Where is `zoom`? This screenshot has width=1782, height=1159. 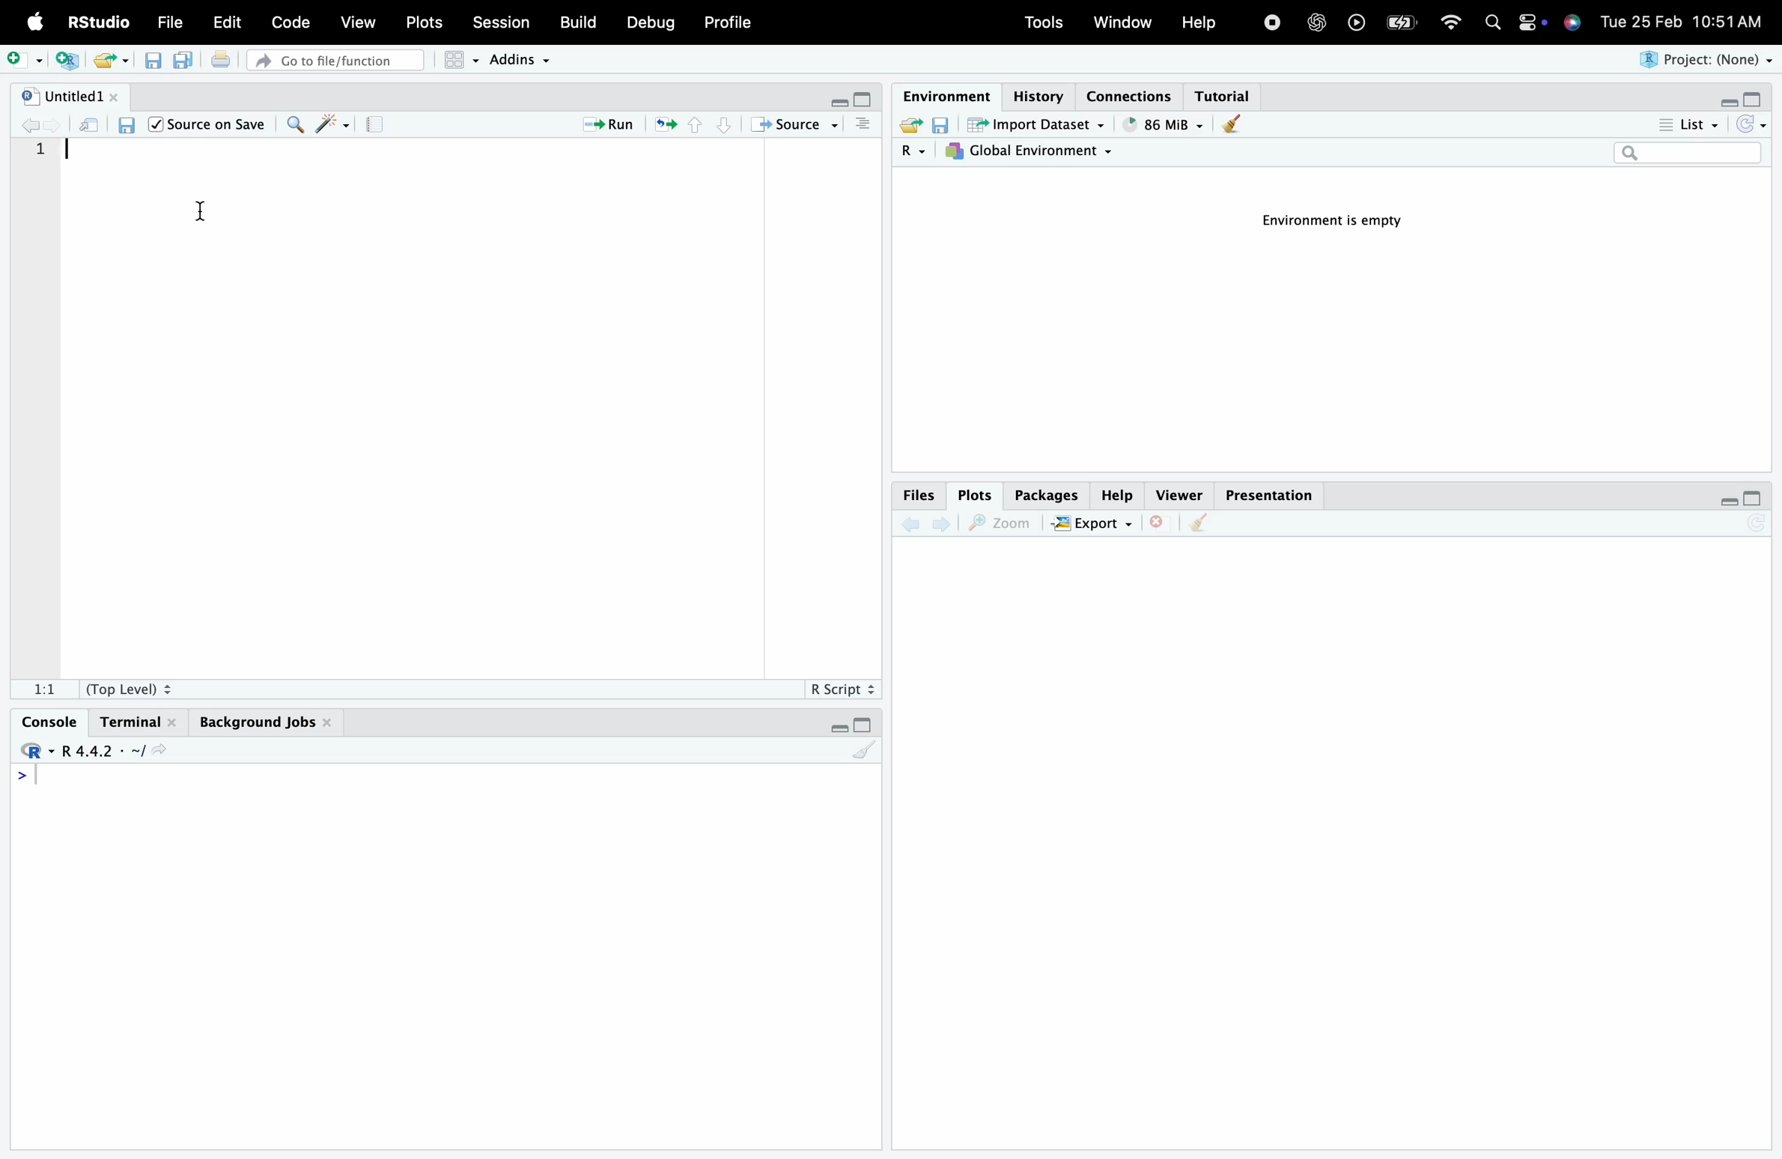
zoom is located at coordinates (1002, 524).